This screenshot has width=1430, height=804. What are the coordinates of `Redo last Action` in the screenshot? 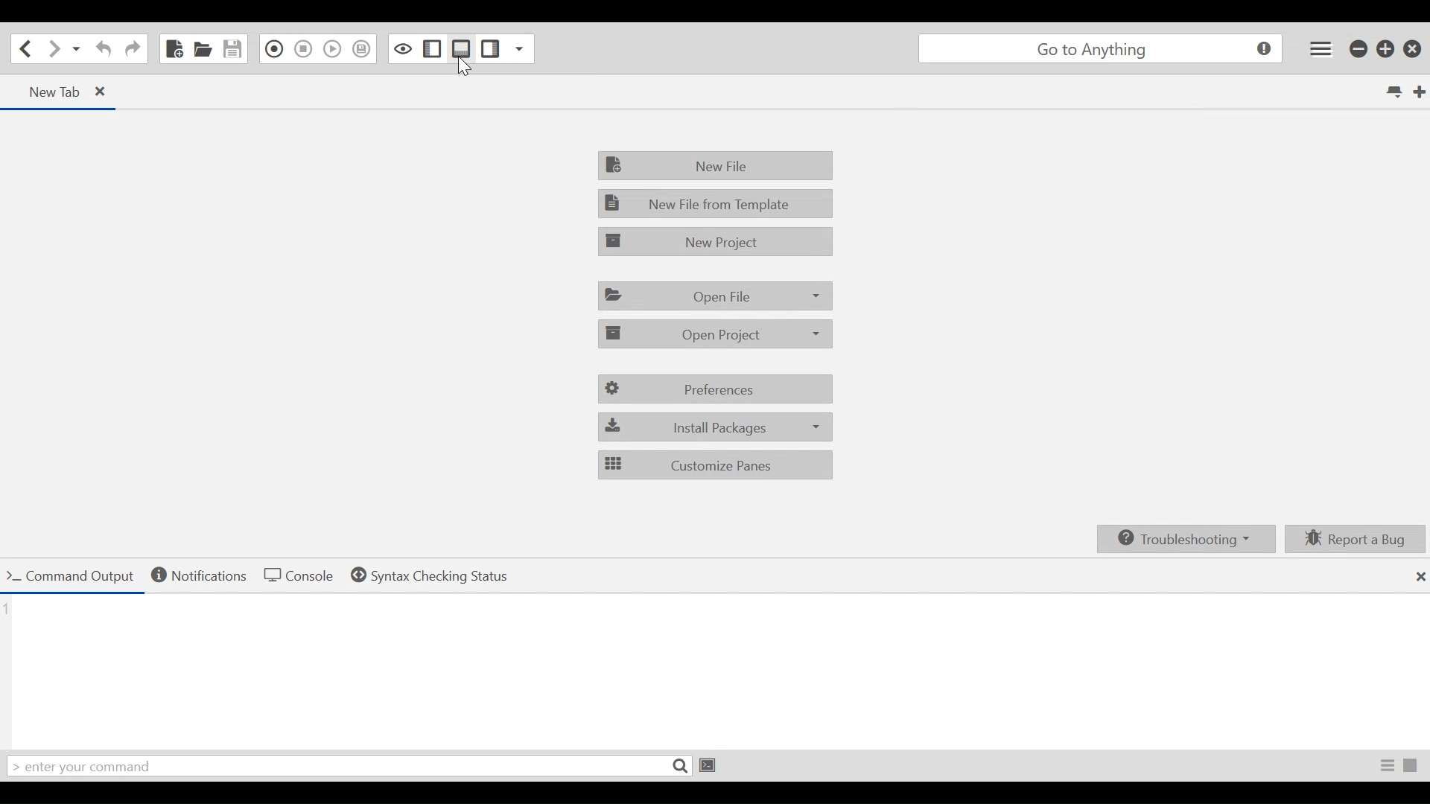 It's located at (133, 49).